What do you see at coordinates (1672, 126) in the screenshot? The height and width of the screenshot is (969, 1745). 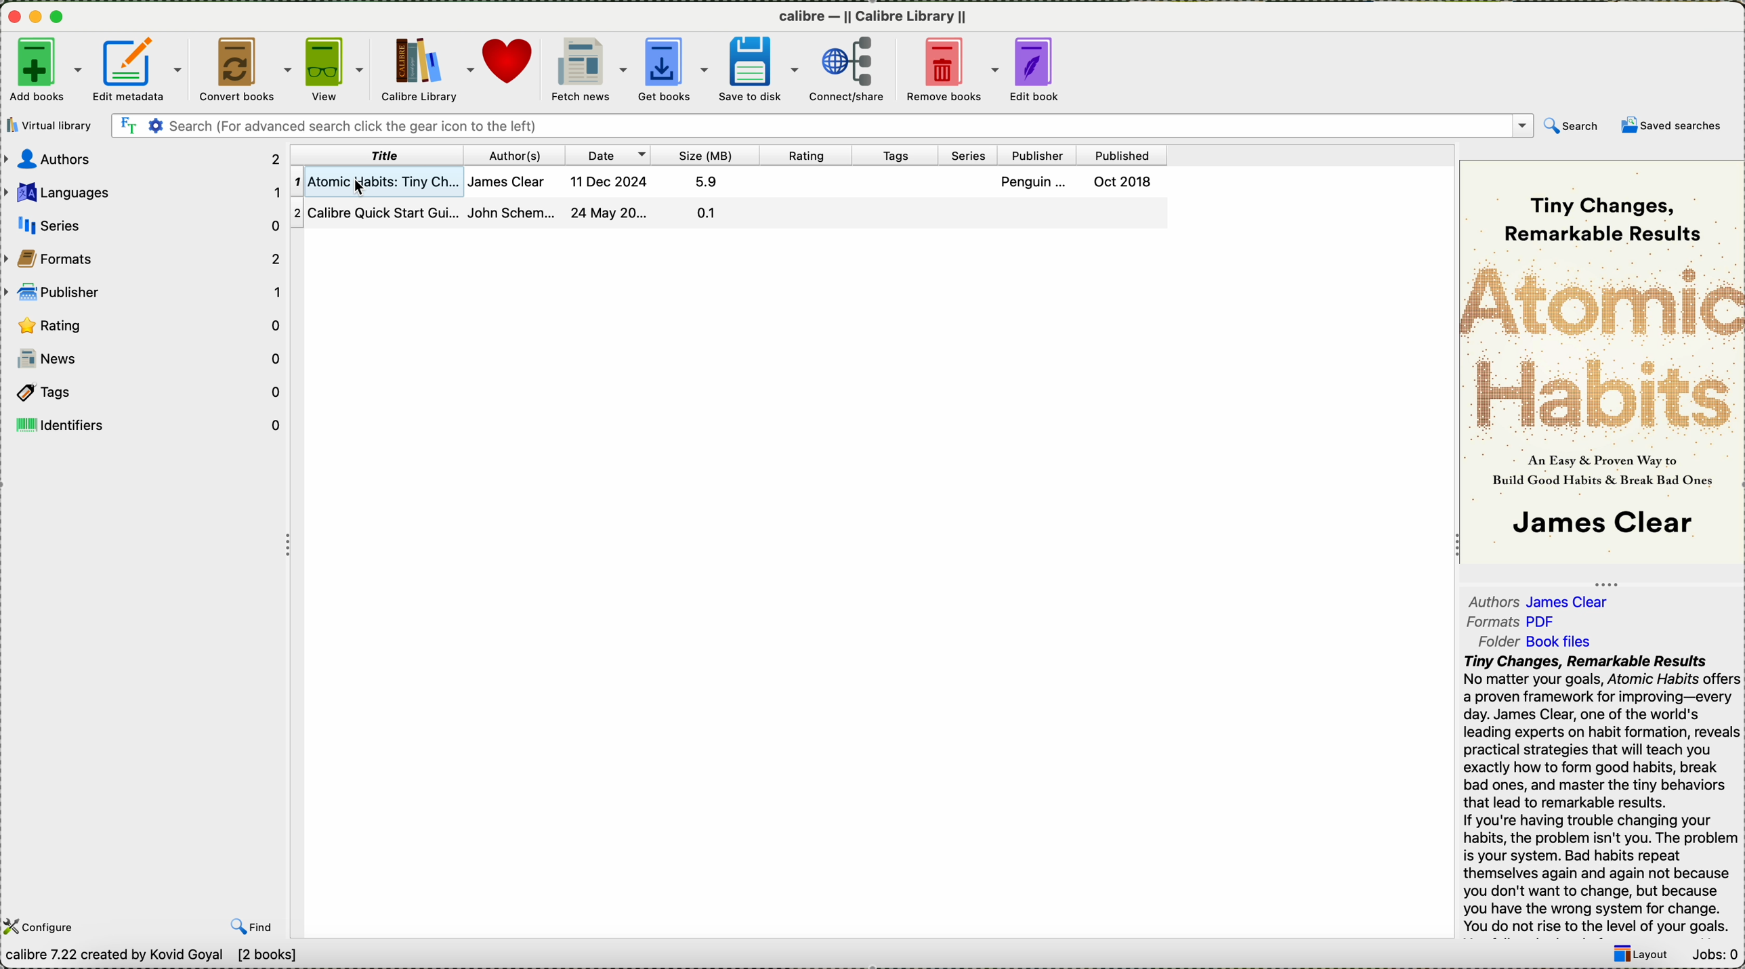 I see `saved searches` at bounding box center [1672, 126].